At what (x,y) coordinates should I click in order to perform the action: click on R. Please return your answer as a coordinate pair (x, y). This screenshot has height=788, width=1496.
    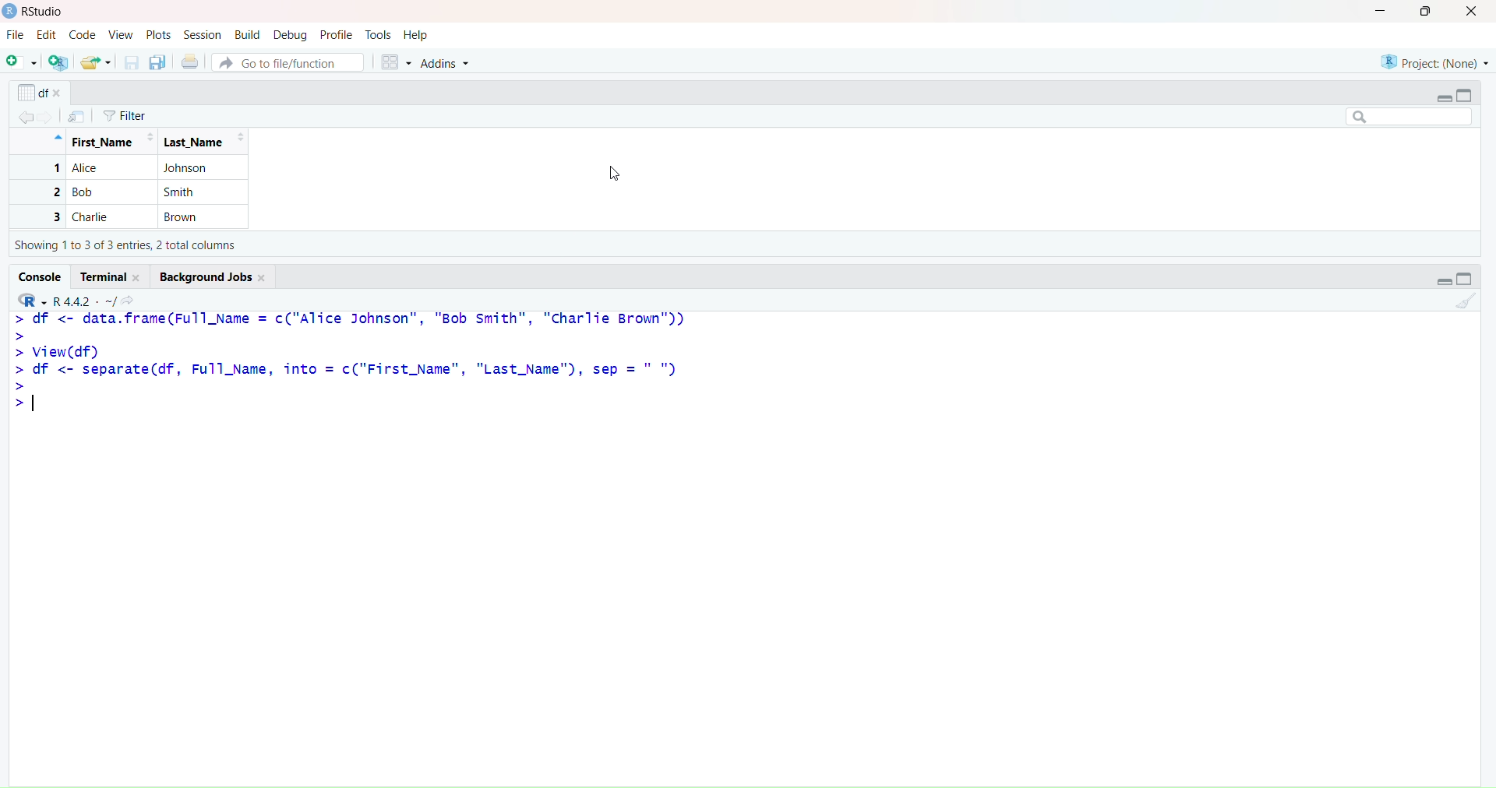
    Looking at the image, I should click on (30, 297).